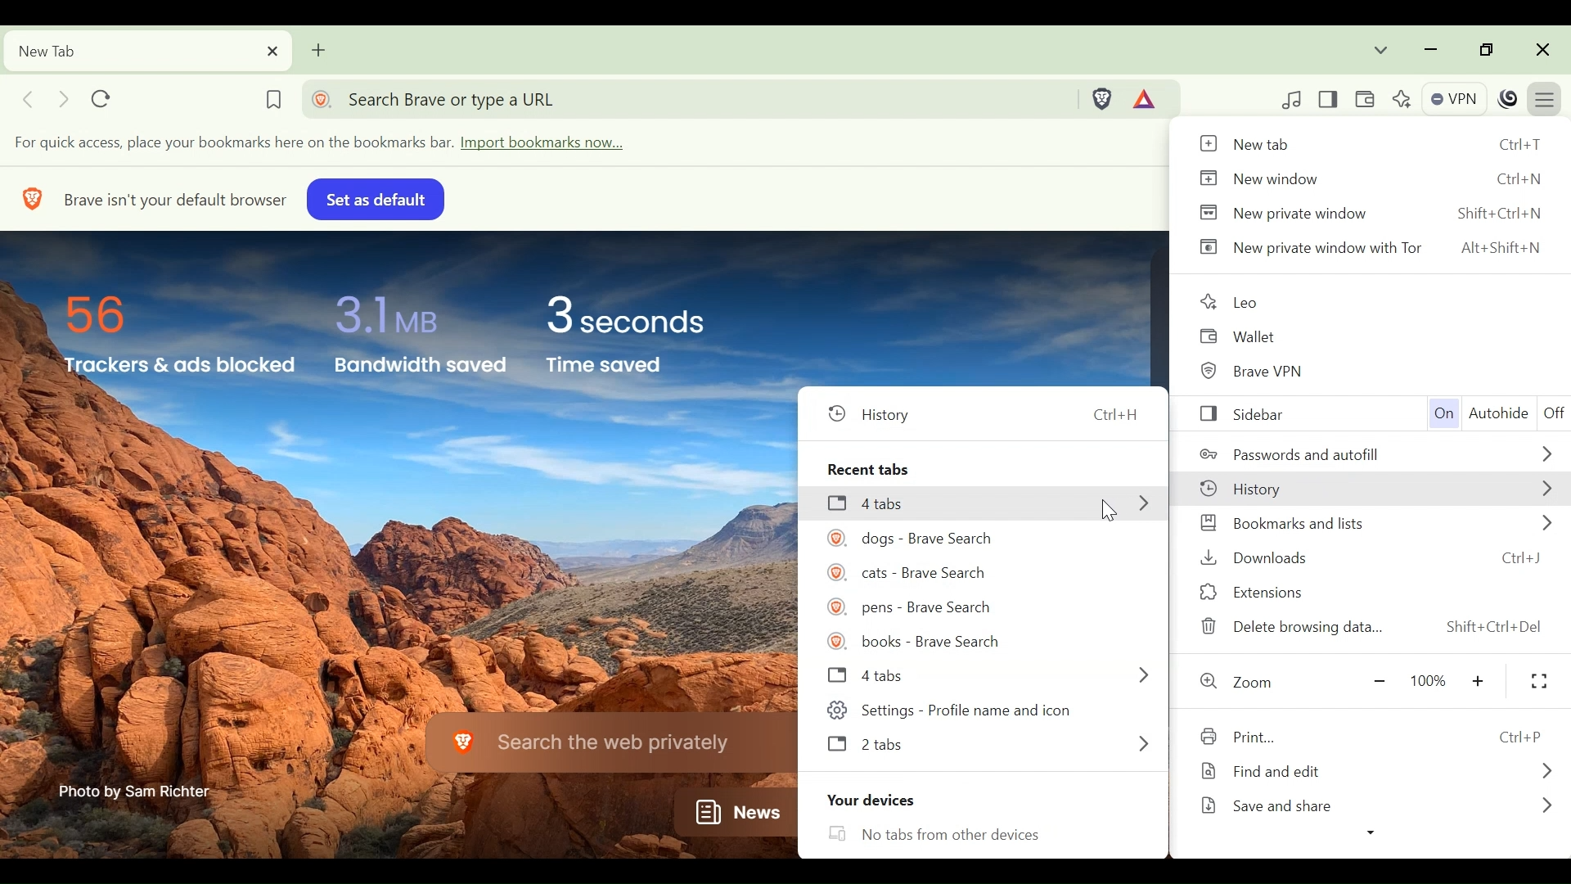 The height and width of the screenshot is (884, 1571). I want to click on Current tab, so click(146, 51).